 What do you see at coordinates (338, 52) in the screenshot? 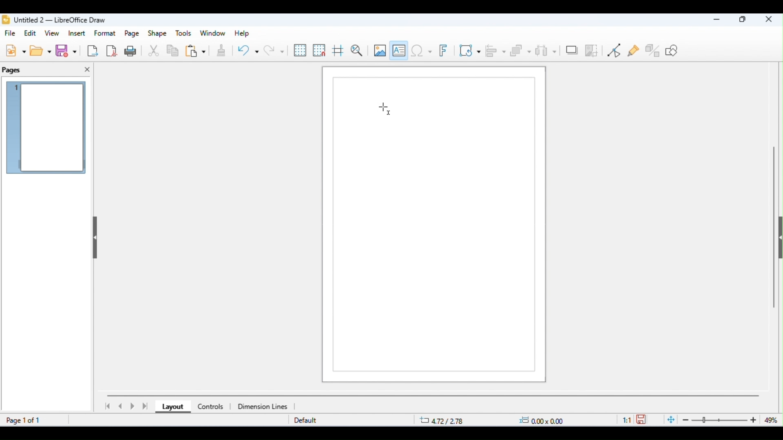
I see `show helplines while moving` at bounding box center [338, 52].